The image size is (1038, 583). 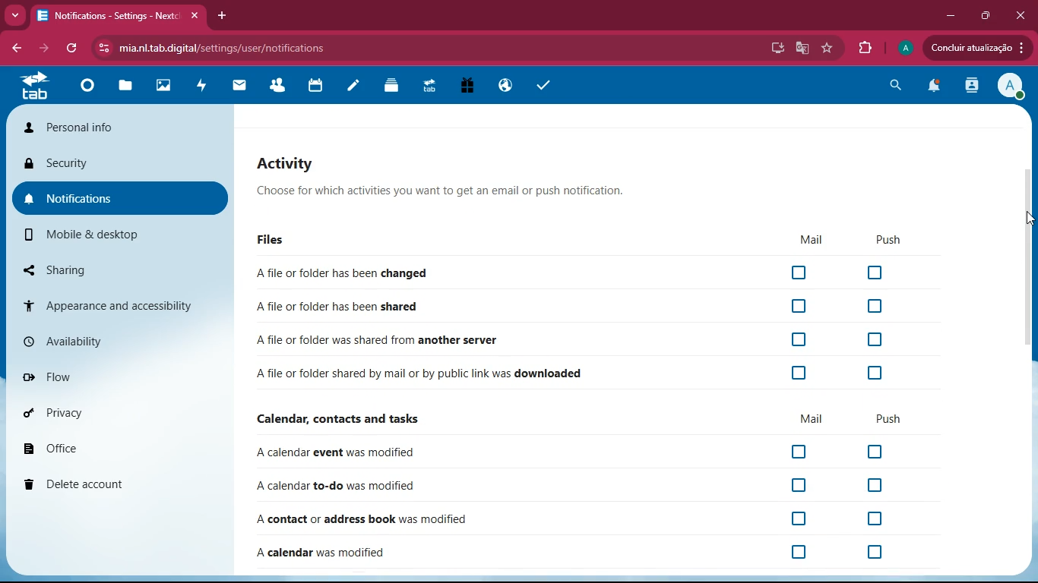 What do you see at coordinates (798, 273) in the screenshot?
I see `checkbox` at bounding box center [798, 273].